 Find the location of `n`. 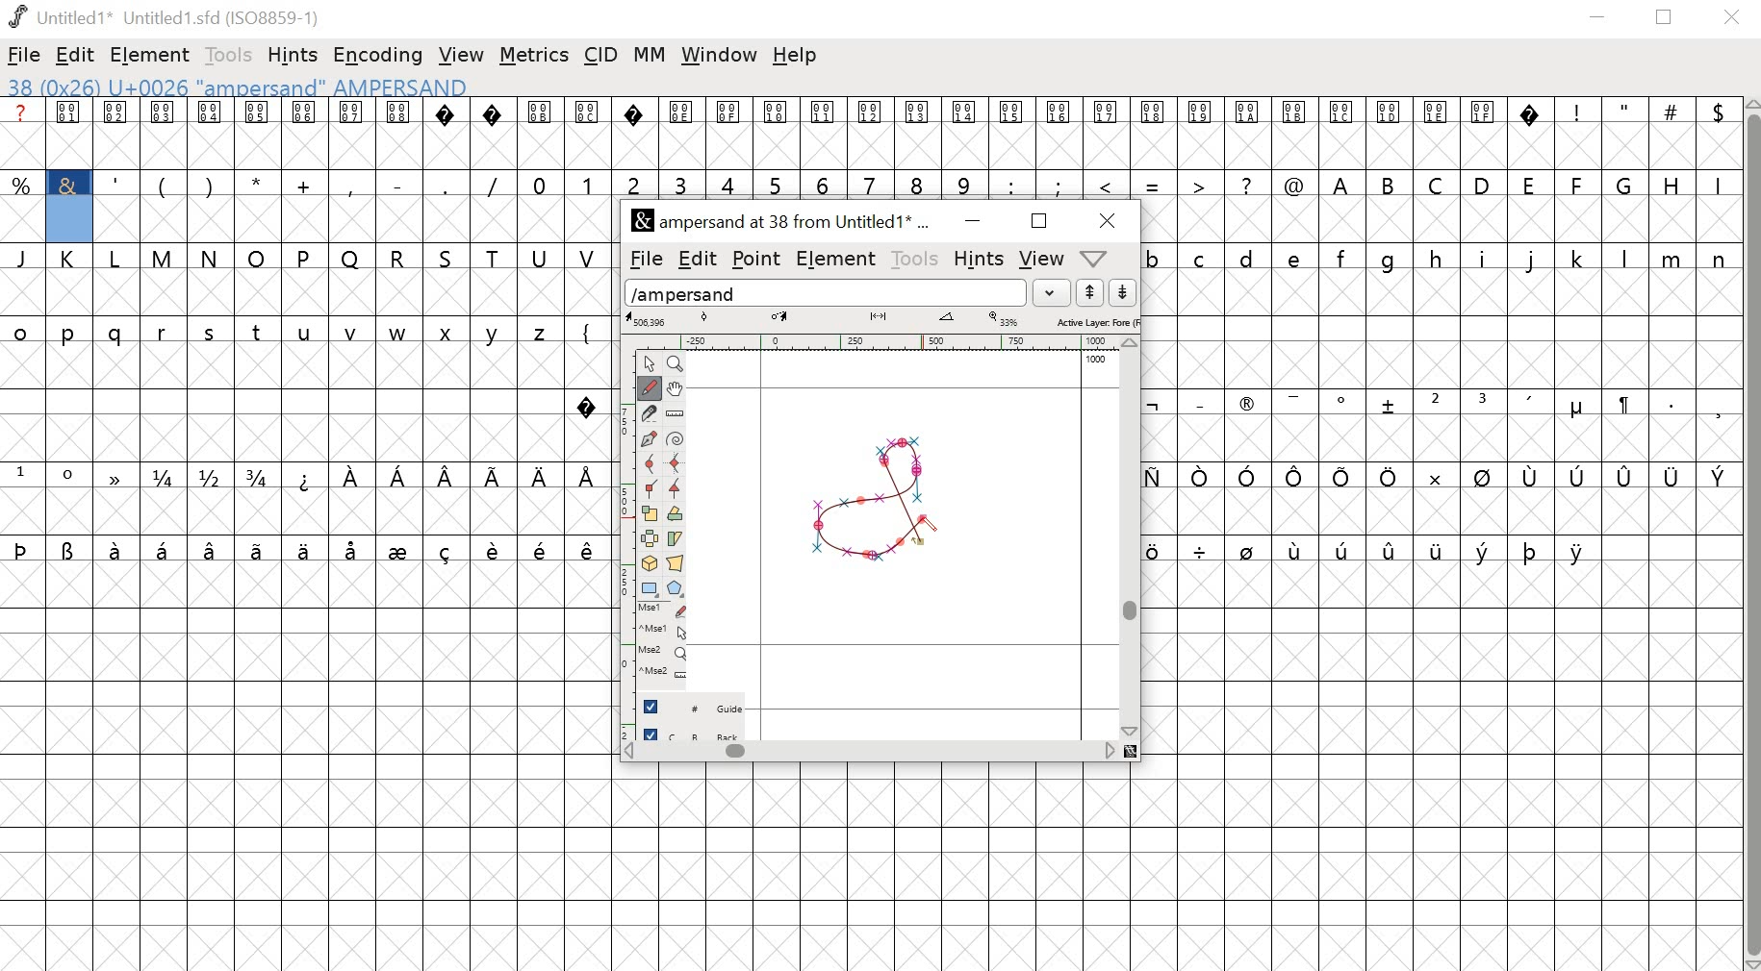

n is located at coordinates (1719, 258).